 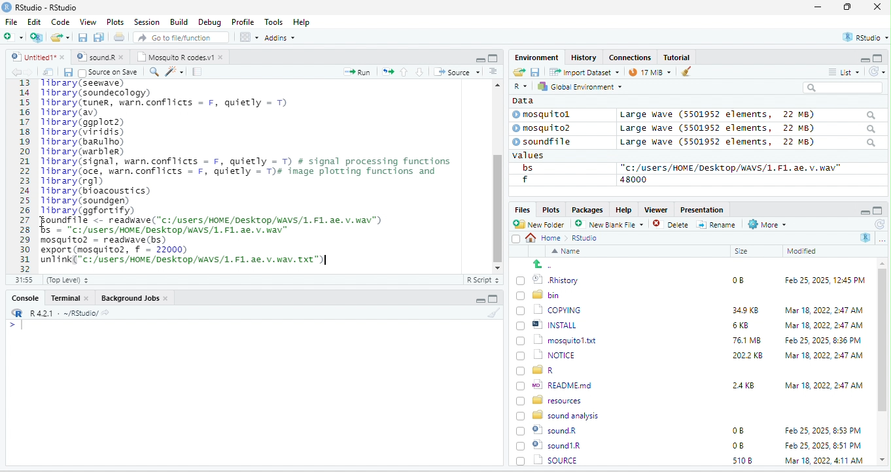 I want to click on © Untitied1* », so click(x=35, y=57).